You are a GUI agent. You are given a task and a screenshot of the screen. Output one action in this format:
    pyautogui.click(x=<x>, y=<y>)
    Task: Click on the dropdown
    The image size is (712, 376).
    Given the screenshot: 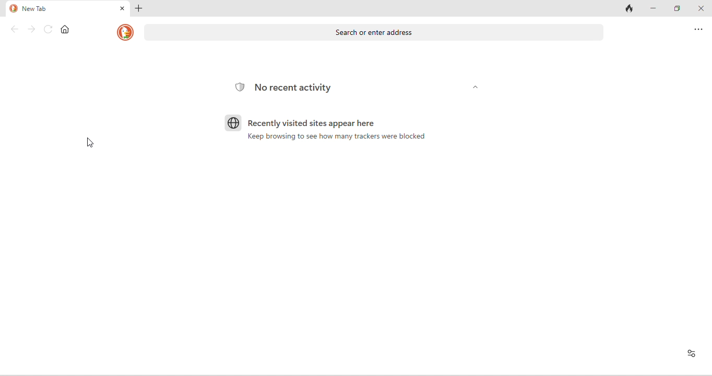 What is the action you would take?
    pyautogui.click(x=475, y=88)
    